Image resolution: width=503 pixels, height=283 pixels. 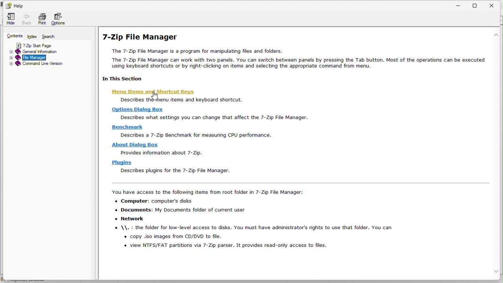 I want to click on File manager, so click(x=46, y=58).